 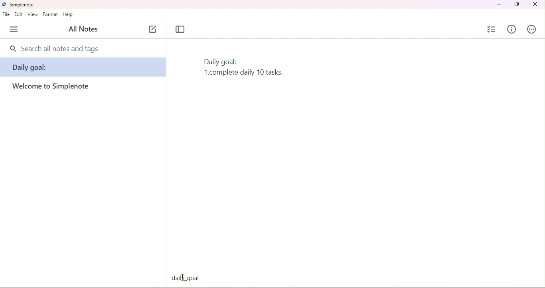 What do you see at coordinates (83, 29) in the screenshot?
I see `all notes` at bounding box center [83, 29].